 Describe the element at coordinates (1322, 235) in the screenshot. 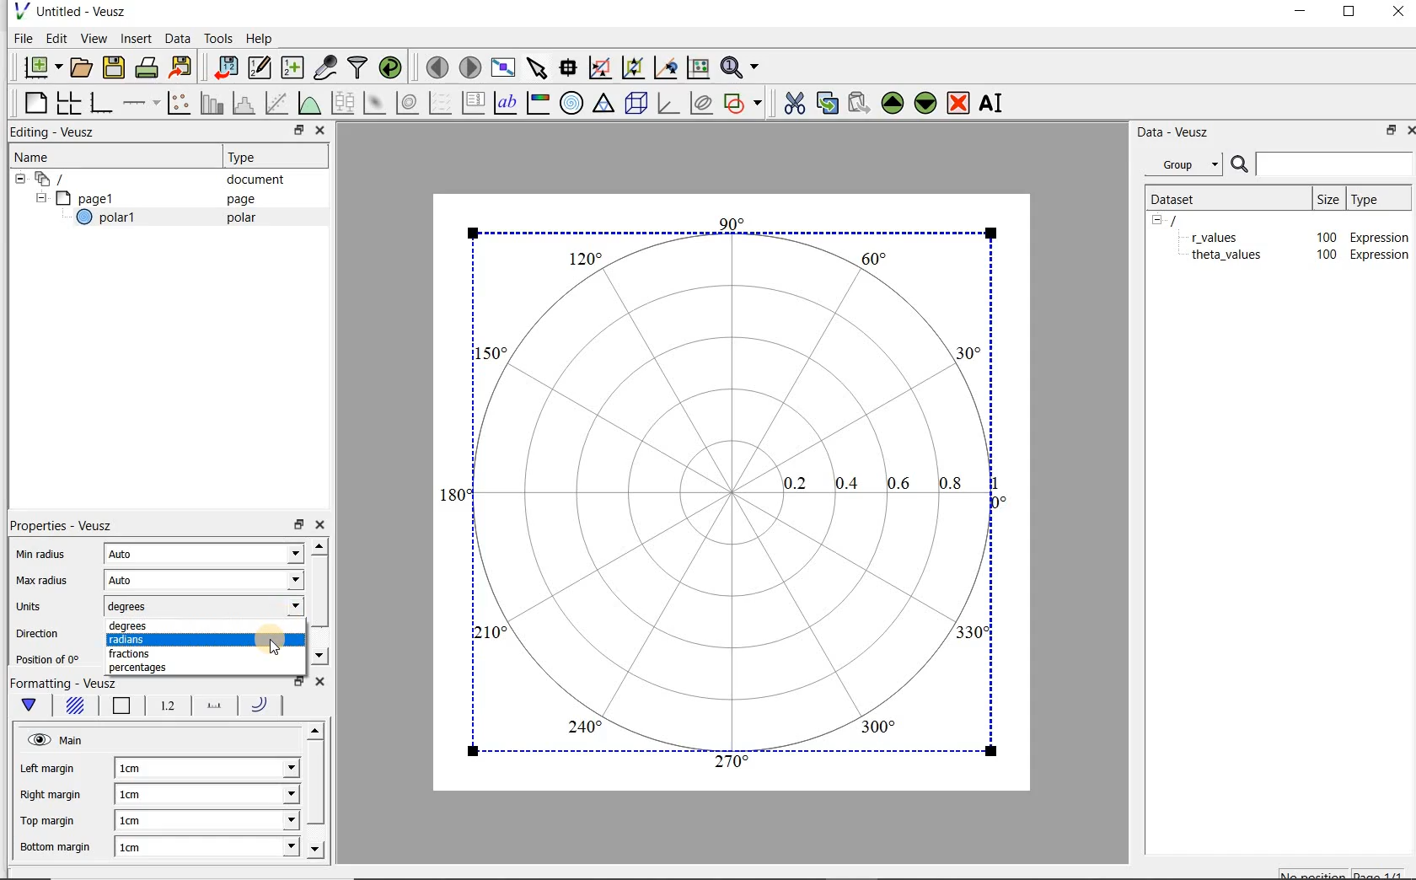

I see `100` at that location.